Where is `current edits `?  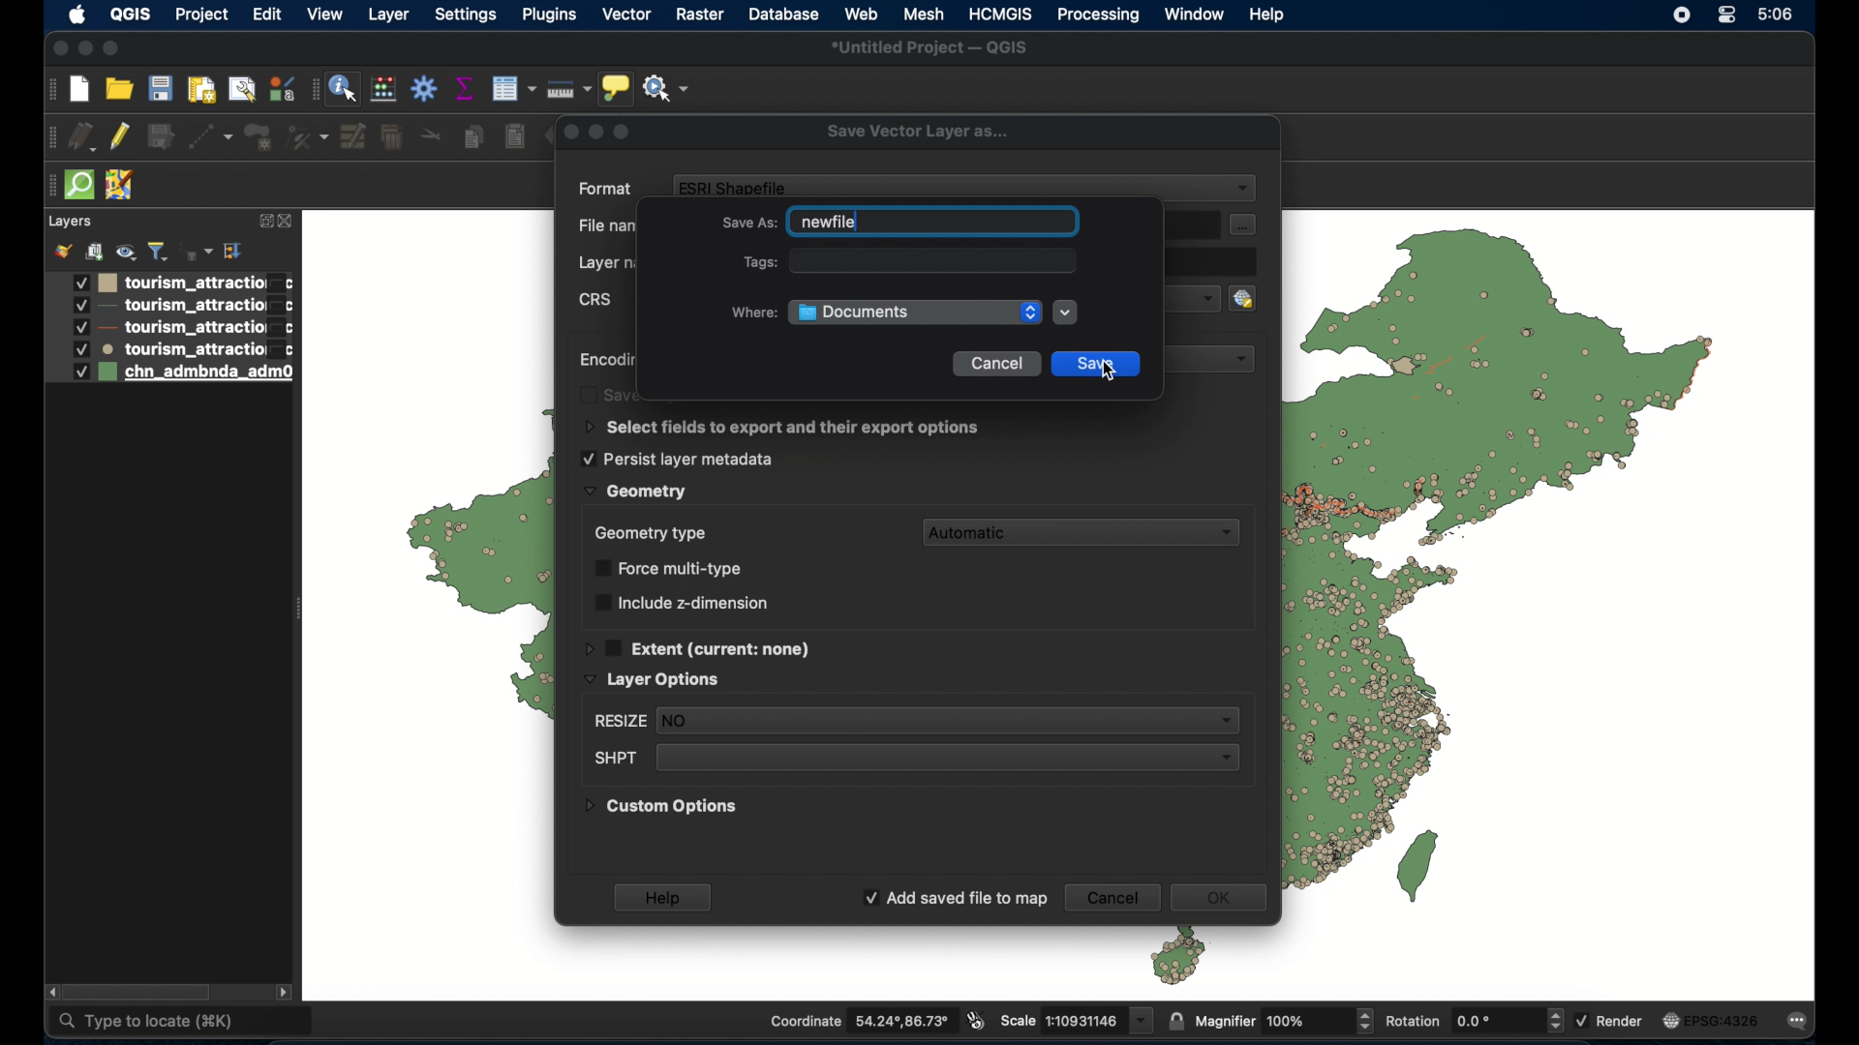
current edits  is located at coordinates (83, 137).